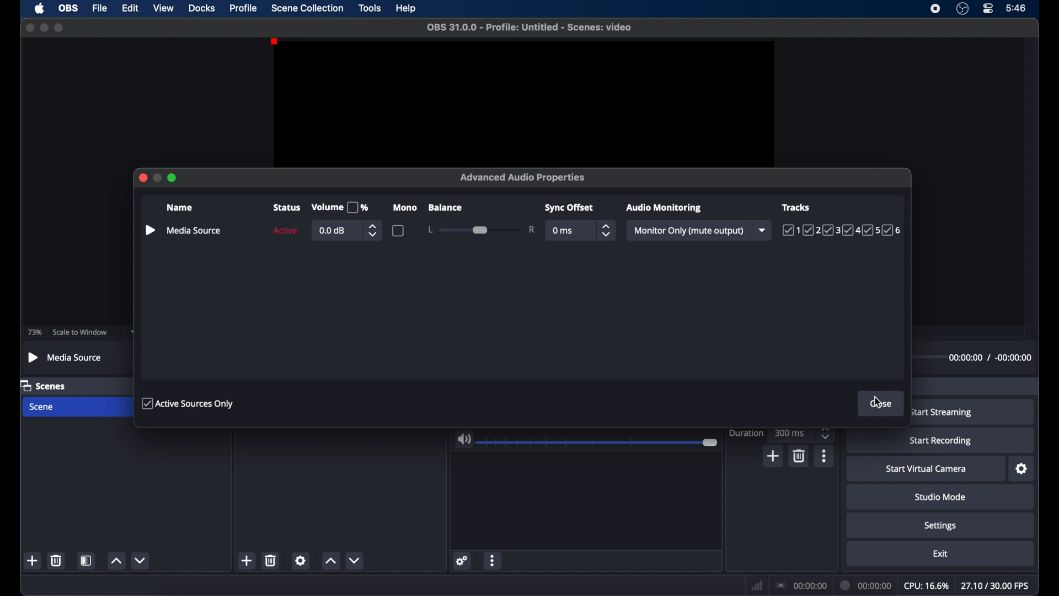 This screenshot has width=1059, height=596. I want to click on minimize, so click(44, 27).